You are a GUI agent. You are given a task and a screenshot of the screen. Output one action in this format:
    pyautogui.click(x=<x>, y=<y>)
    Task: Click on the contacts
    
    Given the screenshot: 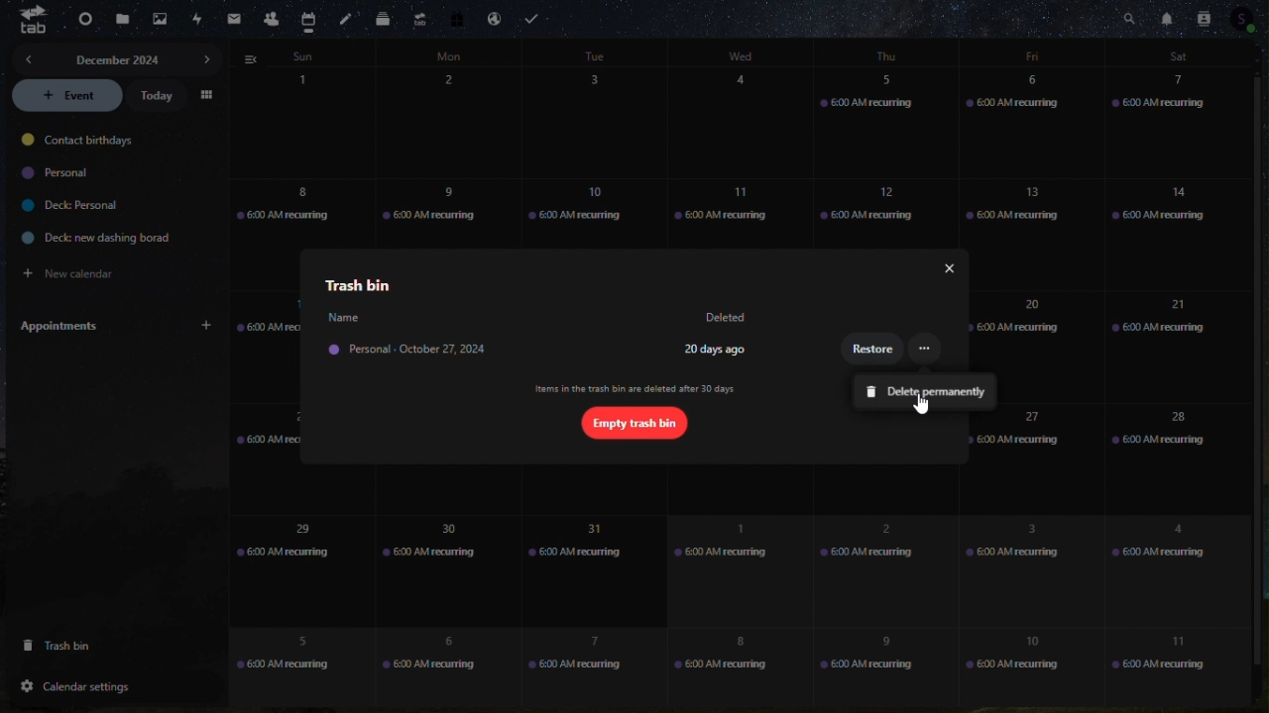 What is the action you would take?
    pyautogui.click(x=1207, y=17)
    